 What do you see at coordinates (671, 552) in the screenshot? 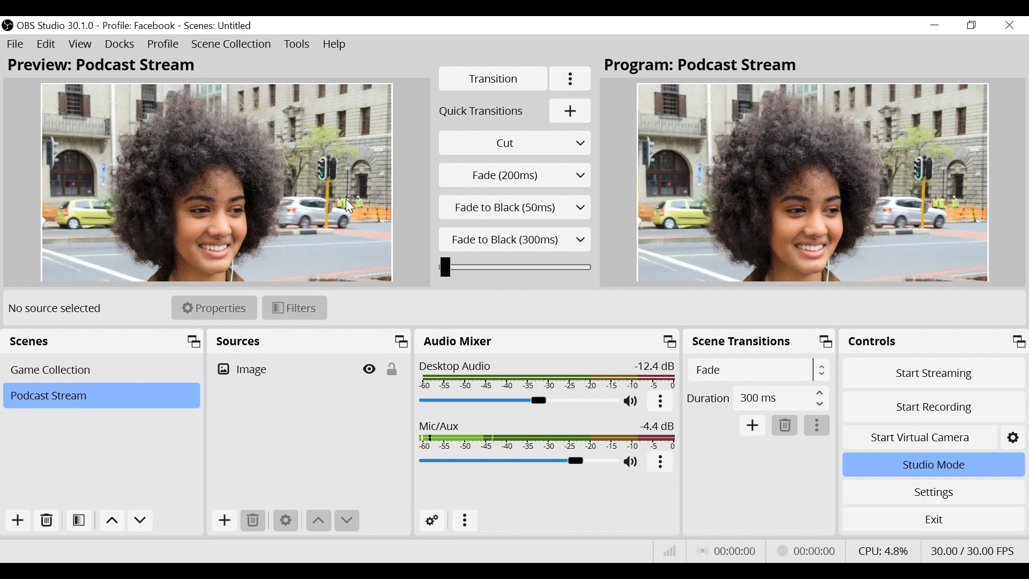
I see `Bitrate` at bounding box center [671, 552].